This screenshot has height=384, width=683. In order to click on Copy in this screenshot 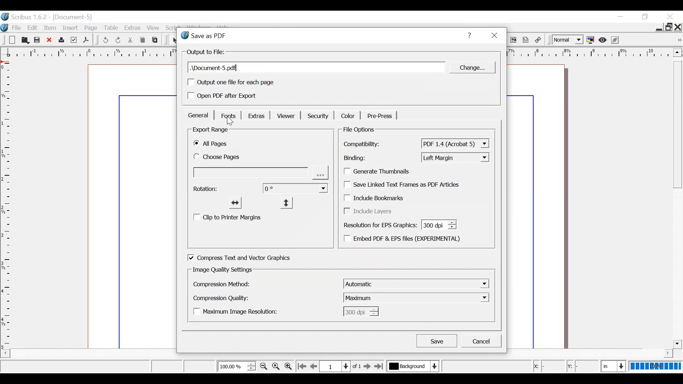, I will do `click(143, 40)`.